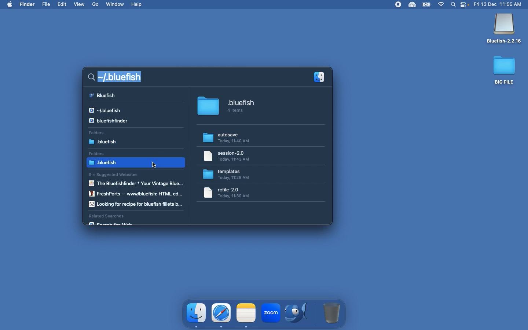 This screenshot has width=528, height=330. What do you see at coordinates (135, 164) in the screenshot?
I see `bluefish` at bounding box center [135, 164].